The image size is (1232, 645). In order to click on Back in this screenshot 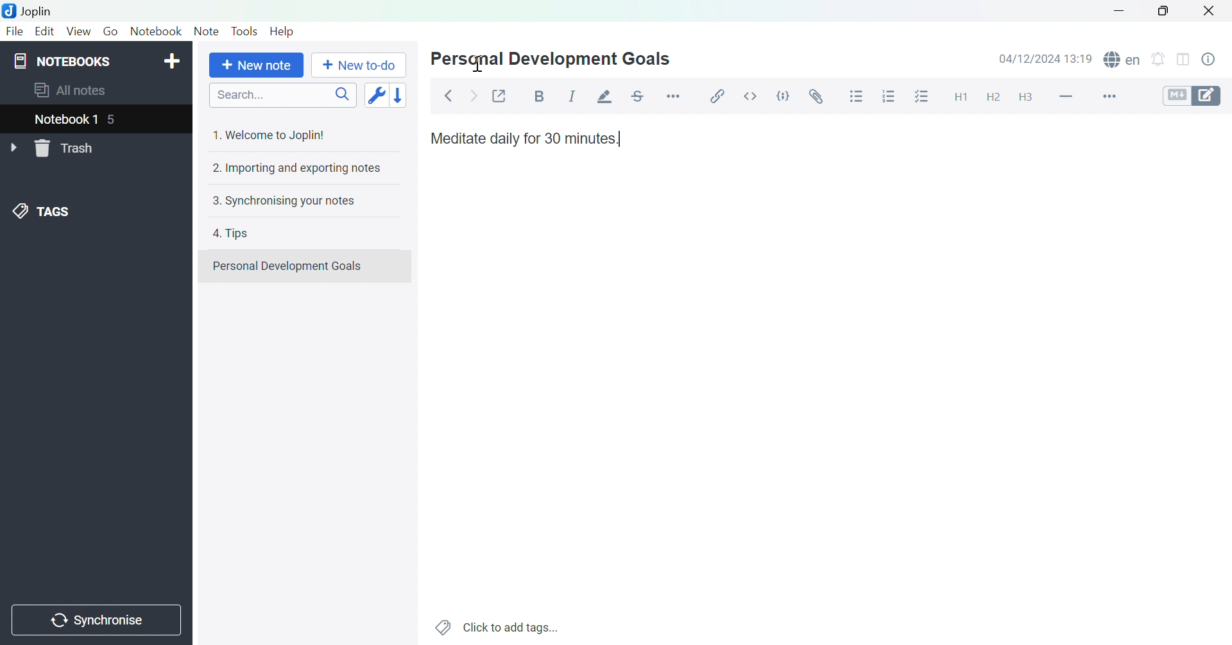, I will do `click(449, 96)`.